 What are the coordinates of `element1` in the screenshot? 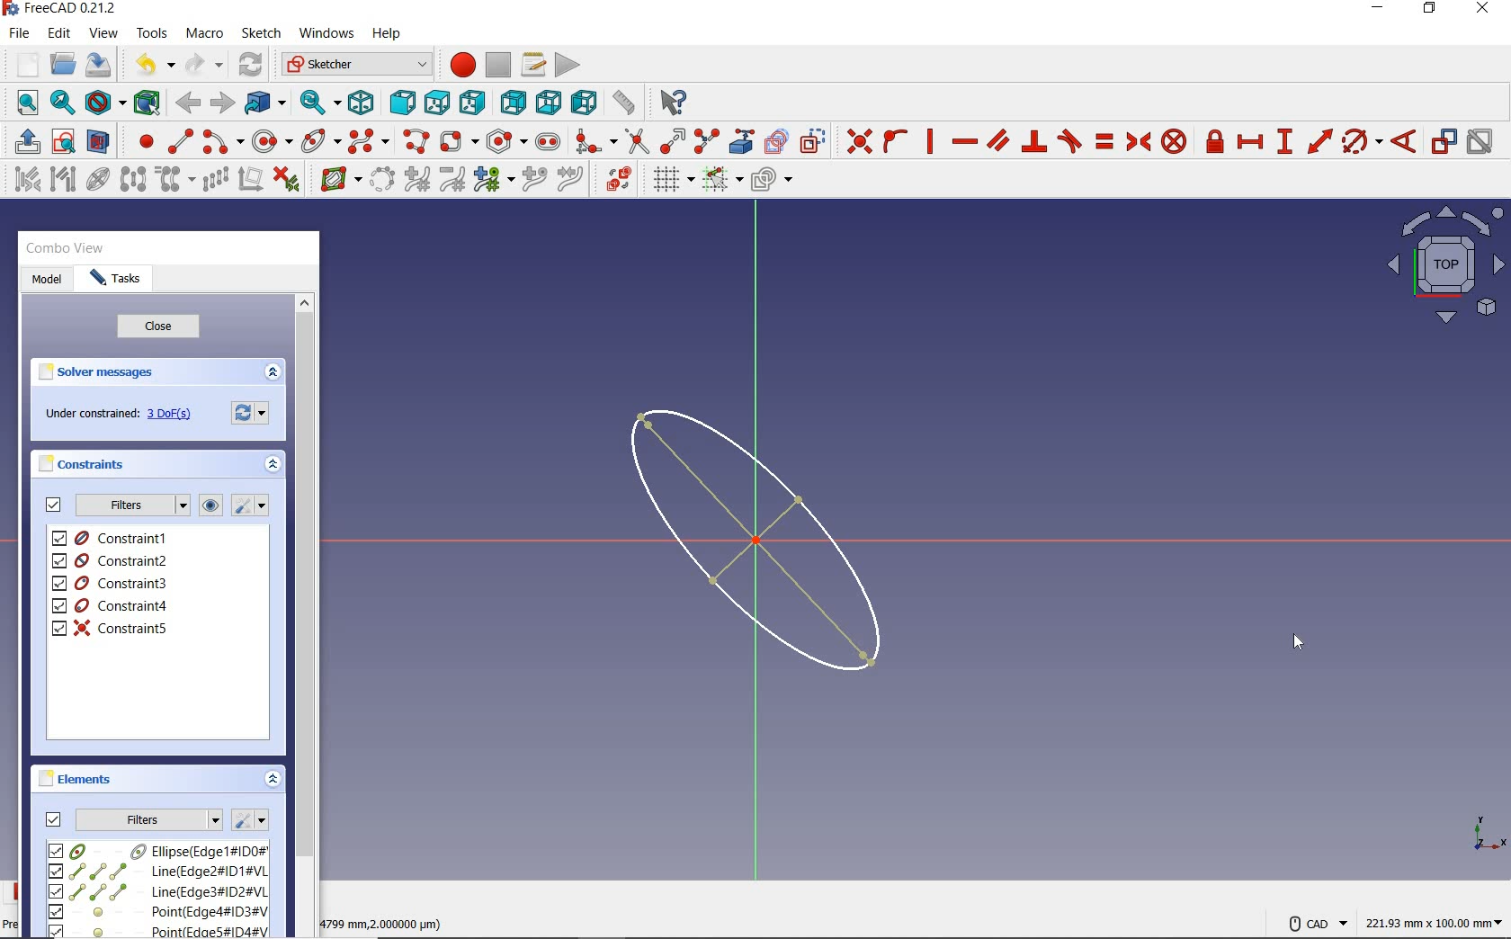 It's located at (156, 850).